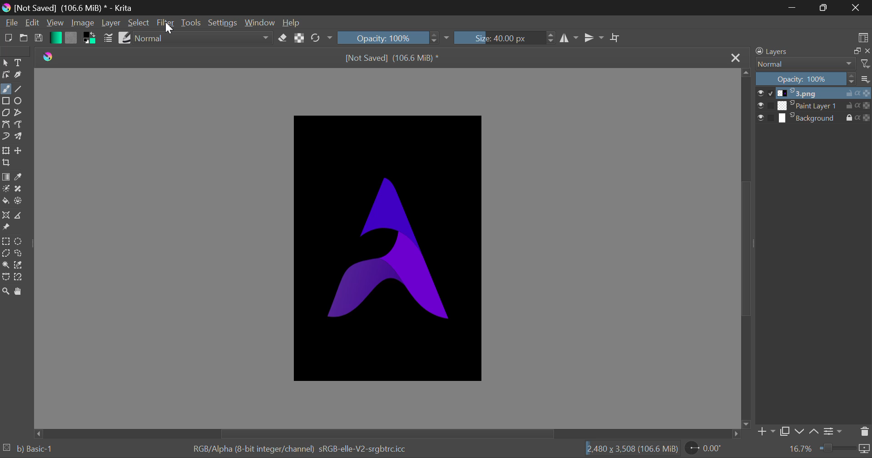 The width and height of the screenshot is (872, 458). I want to click on Multibrush Tool, so click(22, 137).